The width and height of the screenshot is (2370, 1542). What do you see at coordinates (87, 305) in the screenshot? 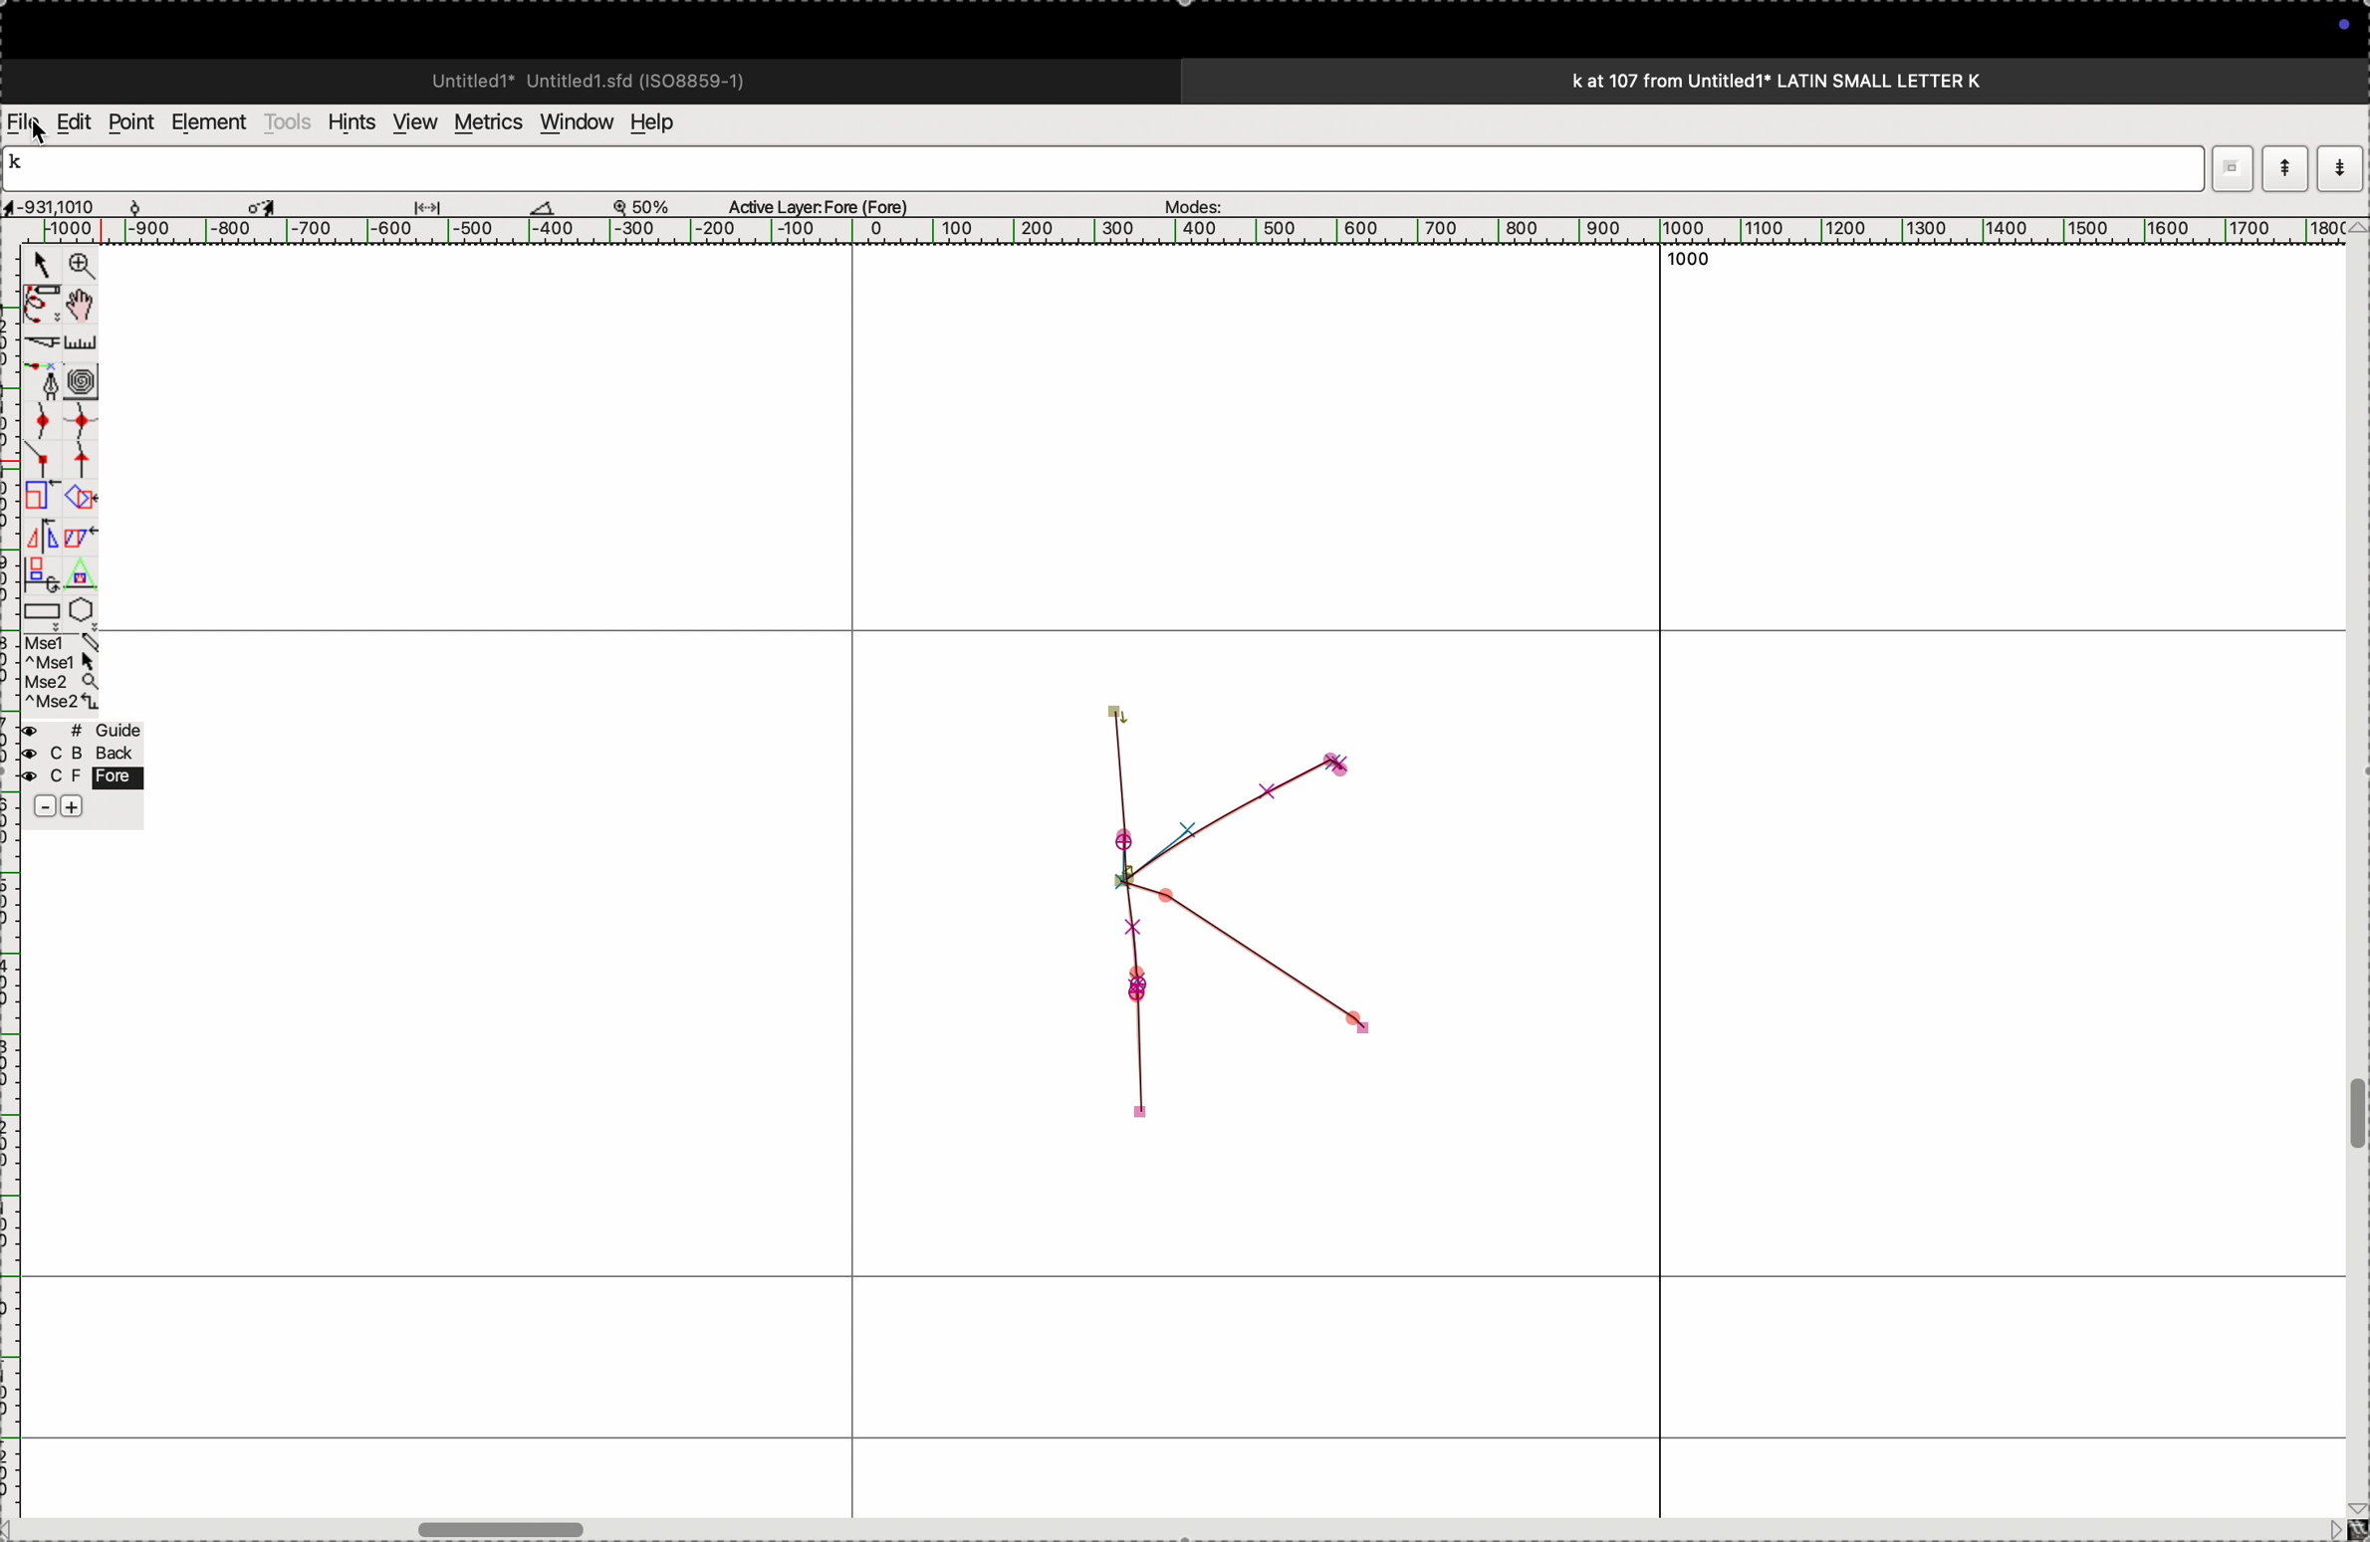
I see `toggle` at bounding box center [87, 305].